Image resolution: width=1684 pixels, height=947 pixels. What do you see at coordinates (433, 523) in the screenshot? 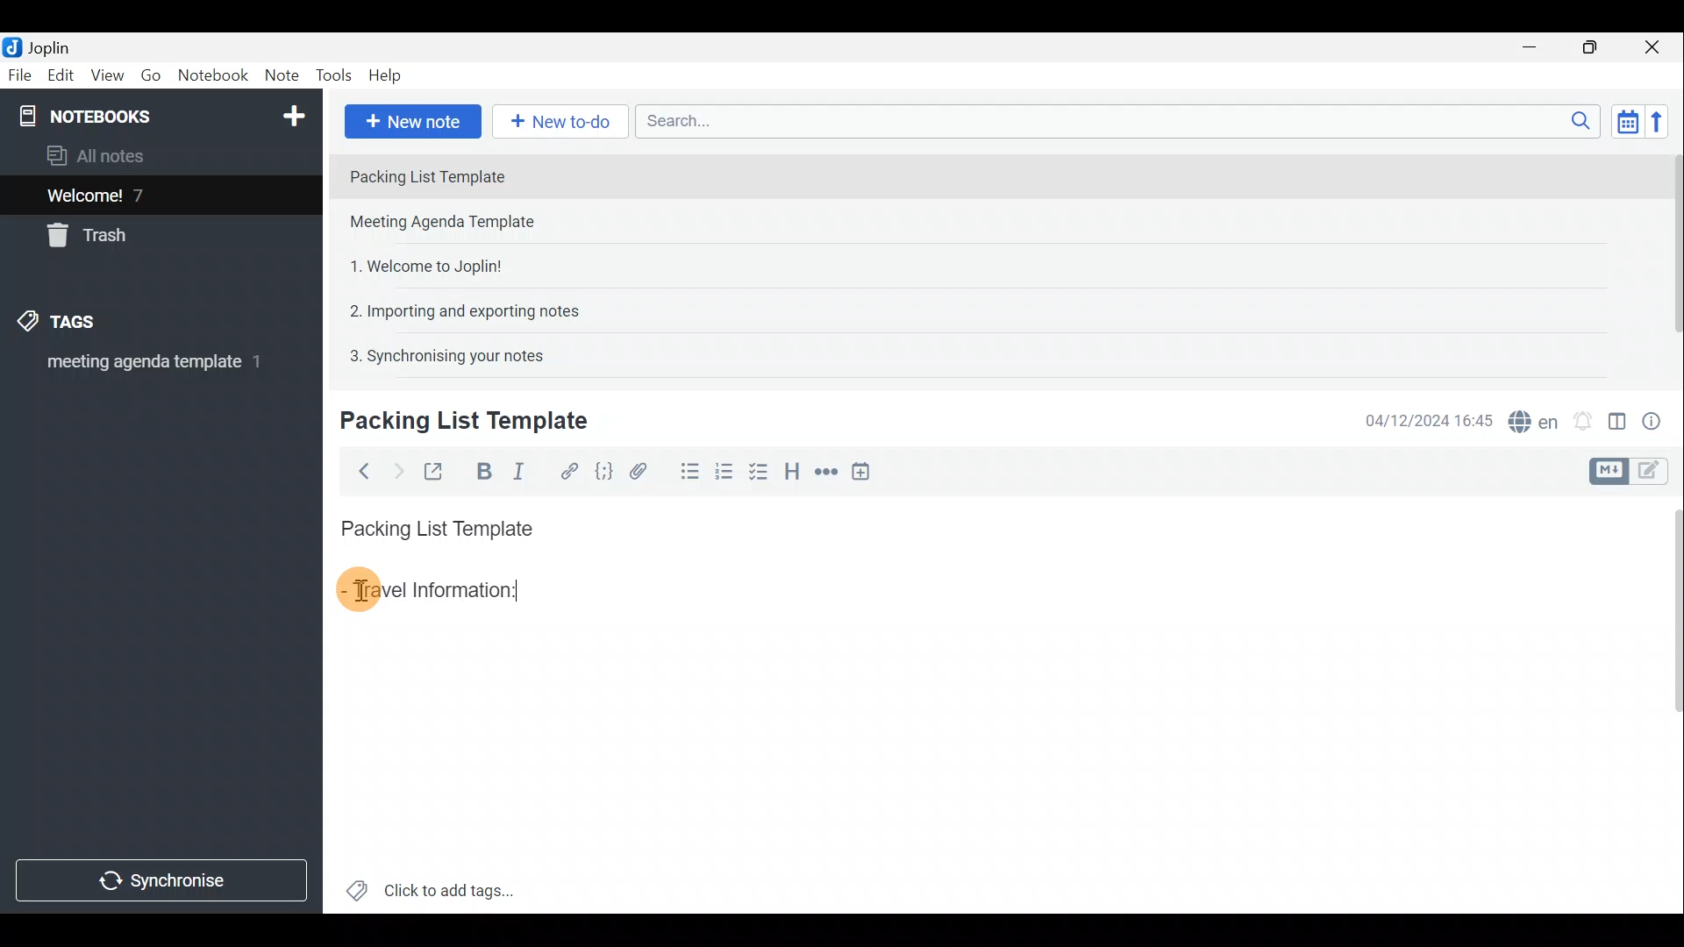
I see `Packing List Template` at bounding box center [433, 523].